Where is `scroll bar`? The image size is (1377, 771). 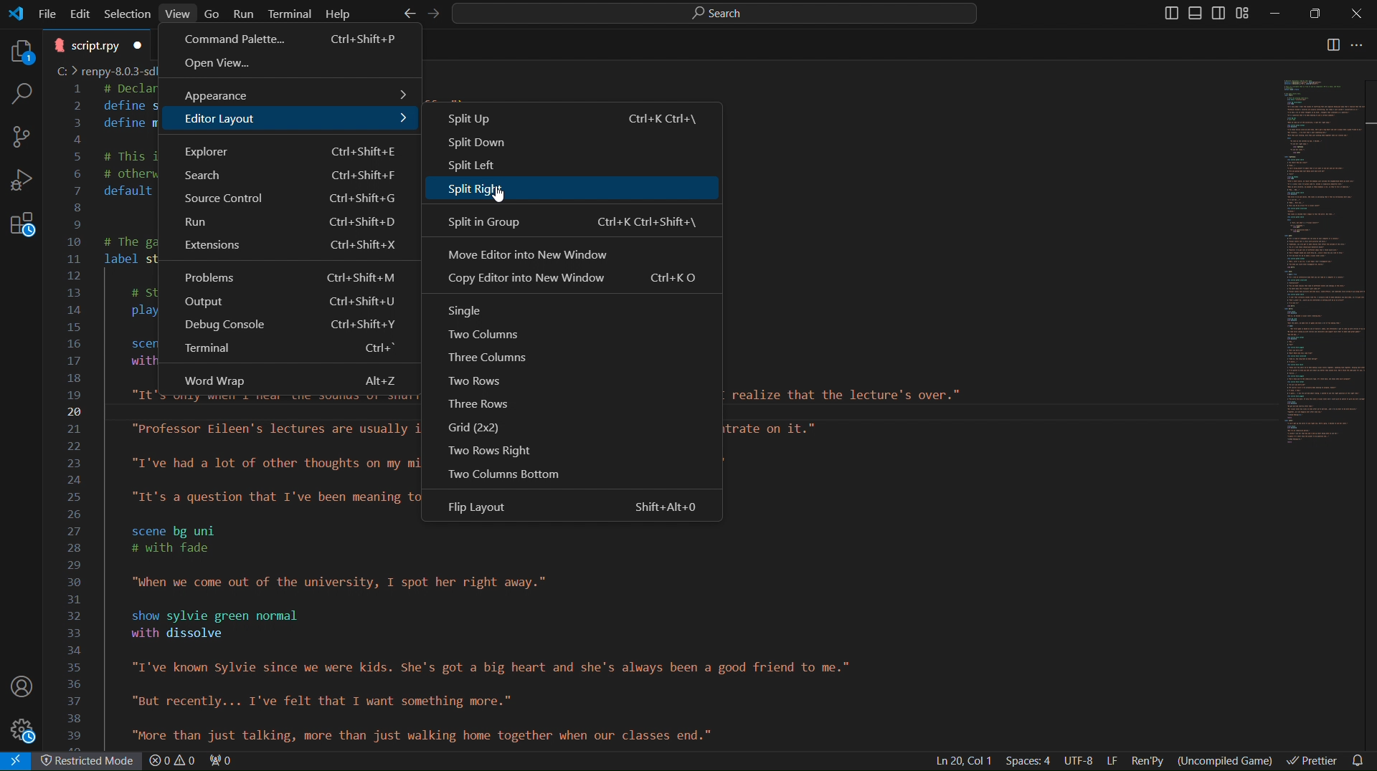
scroll bar is located at coordinates (1368, 339).